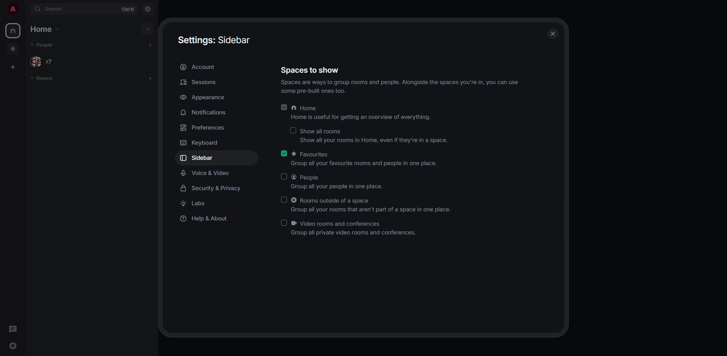 This screenshot has height=356, width=727. What do you see at coordinates (201, 143) in the screenshot?
I see `keyboard` at bounding box center [201, 143].